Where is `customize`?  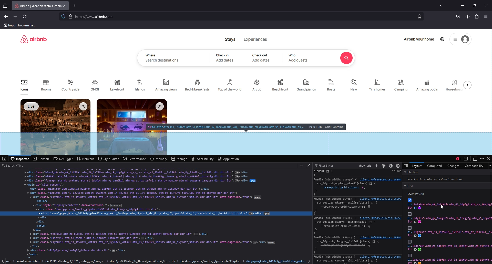
customize is located at coordinates (482, 159).